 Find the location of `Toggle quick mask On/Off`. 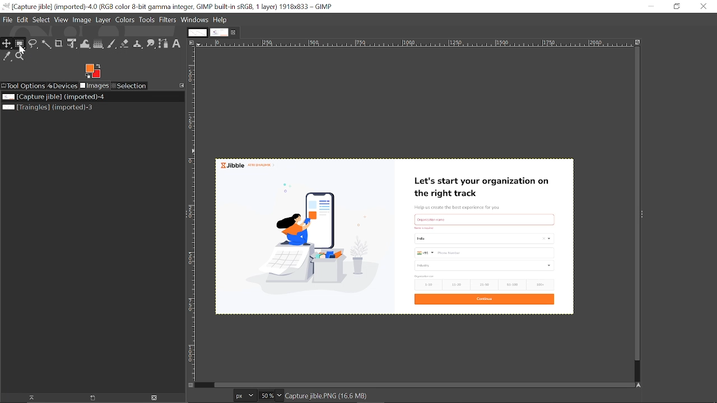

Toggle quick mask On/Off is located at coordinates (191, 385).